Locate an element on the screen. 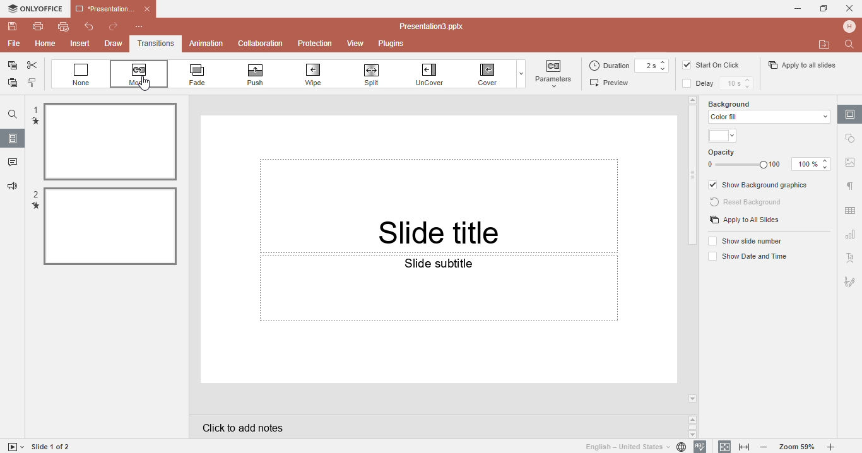  Uncover is located at coordinates (436, 74).